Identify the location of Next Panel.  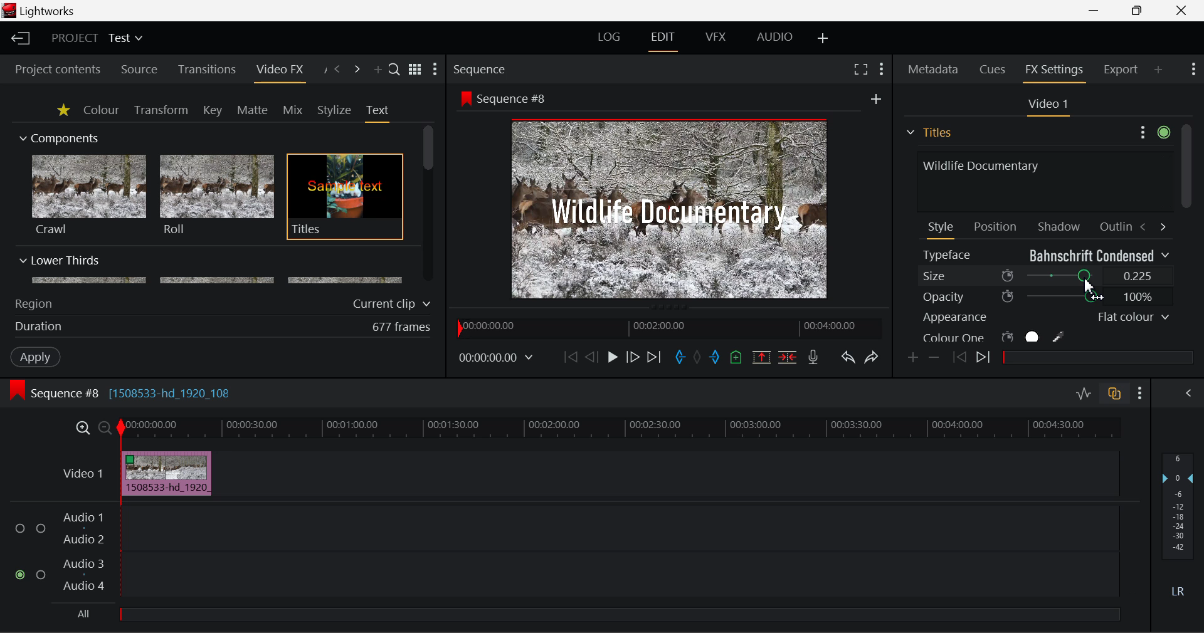
(359, 70).